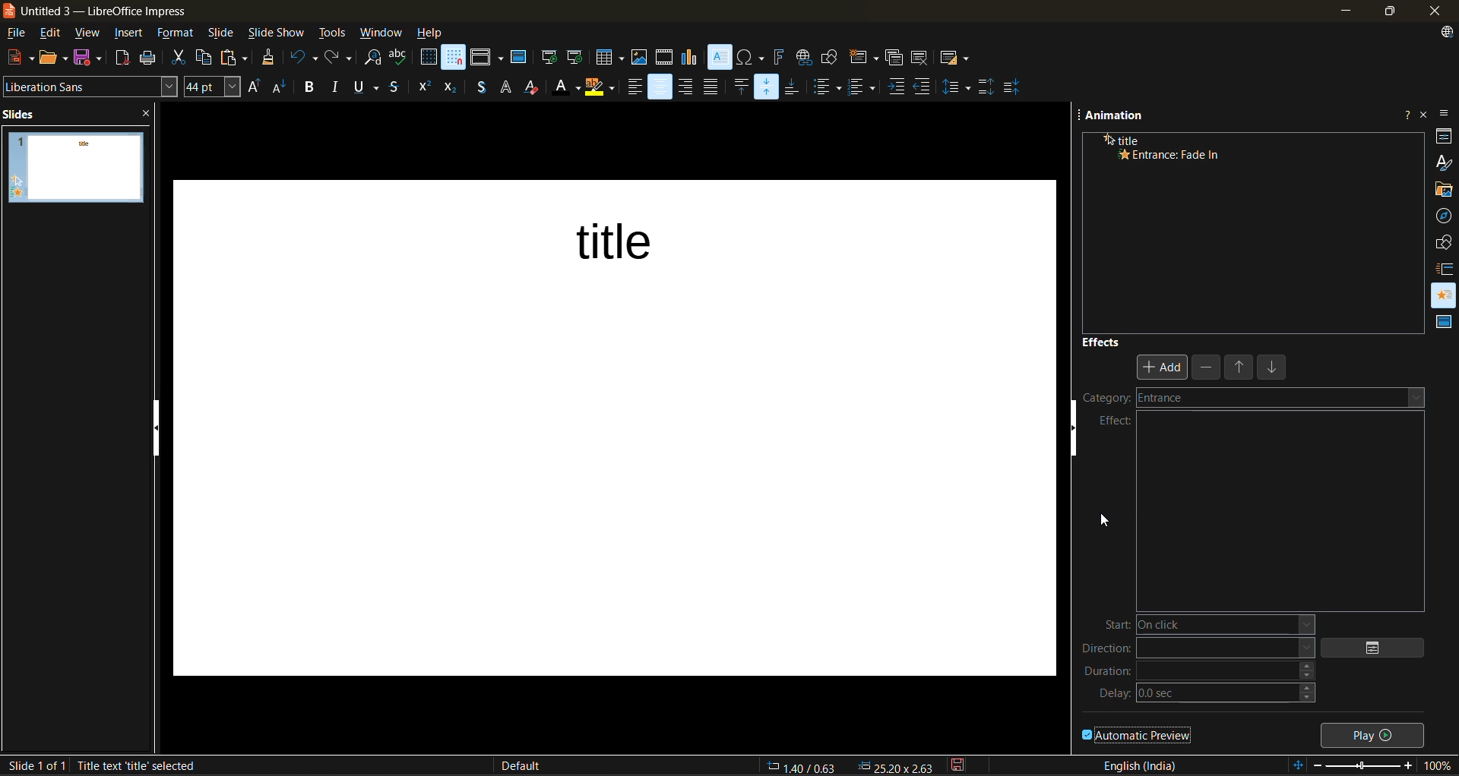  Describe the element at coordinates (660, 87) in the screenshot. I see `align center` at that location.